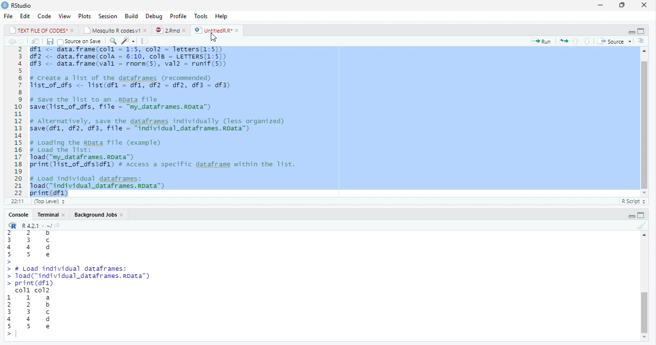 This screenshot has height=345, width=656. What do you see at coordinates (587, 42) in the screenshot?
I see `Go to next section` at bounding box center [587, 42].